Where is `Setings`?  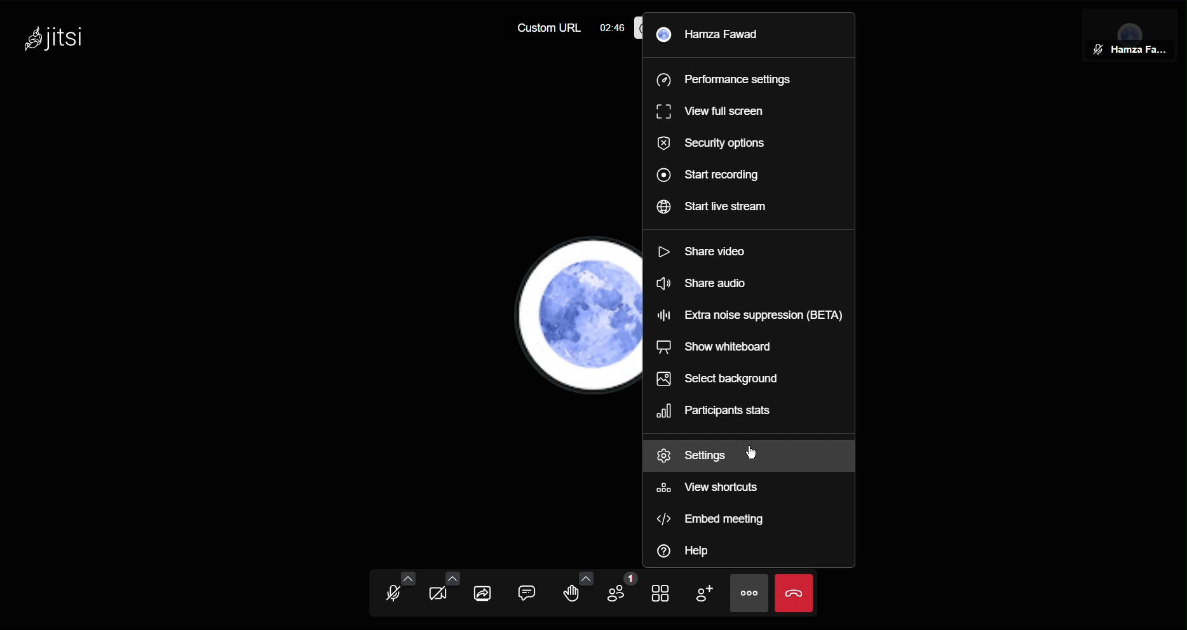
Setings is located at coordinates (695, 456).